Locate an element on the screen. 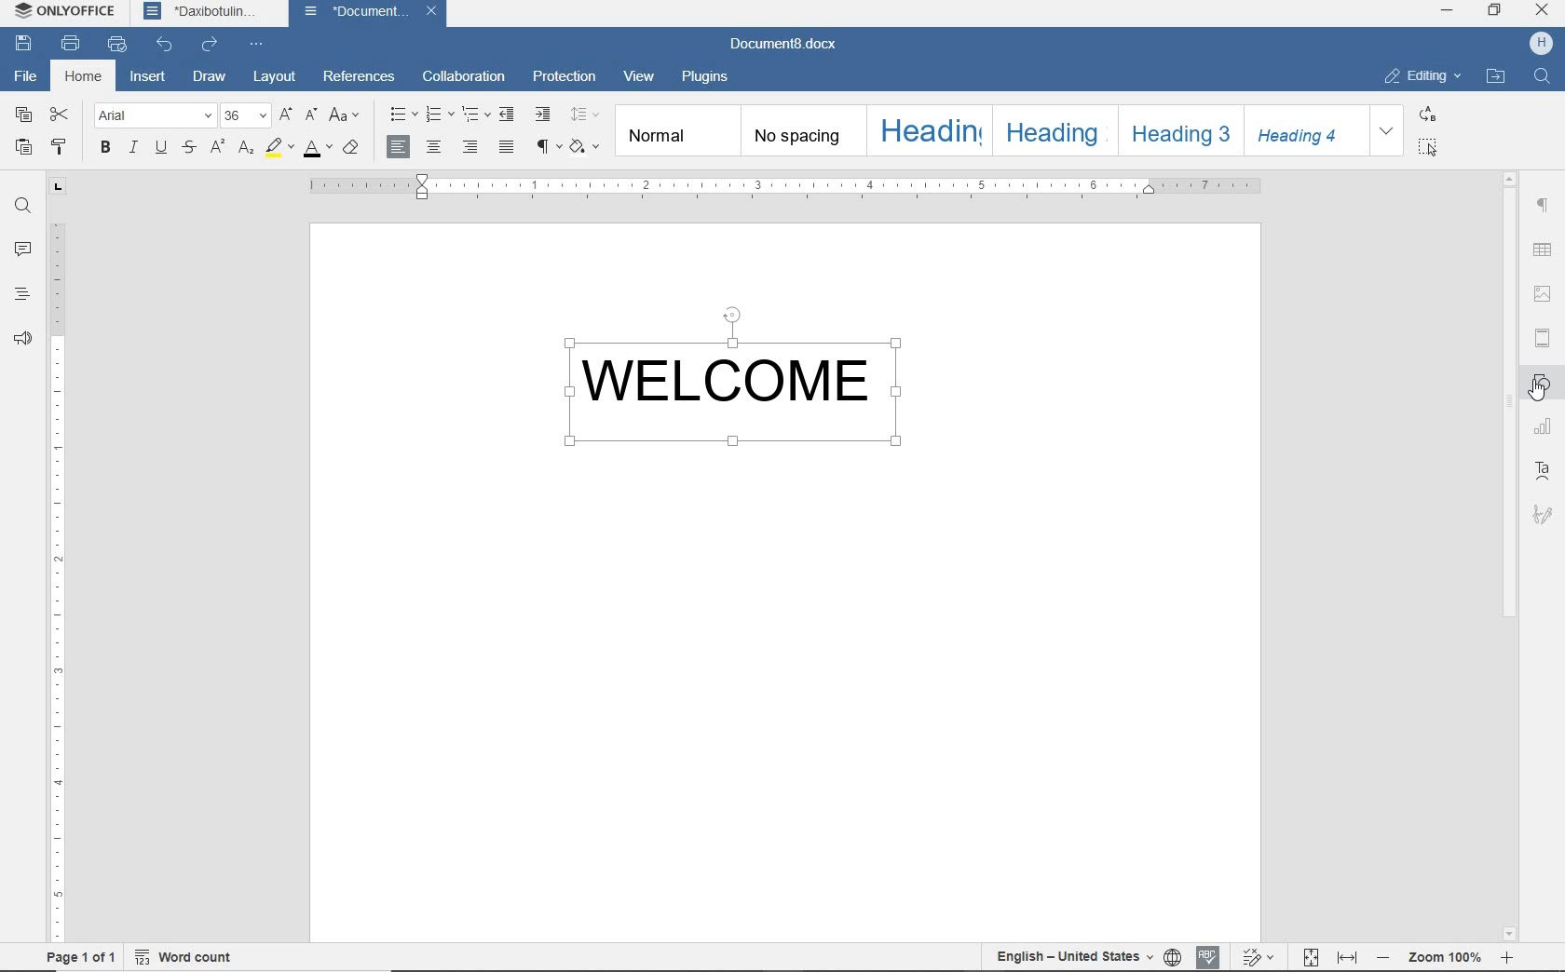 This screenshot has height=972, width=1565. HP is located at coordinates (1541, 44).